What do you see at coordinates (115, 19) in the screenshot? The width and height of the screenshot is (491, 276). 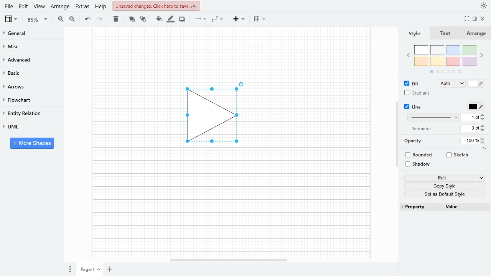 I see `Delete` at bounding box center [115, 19].